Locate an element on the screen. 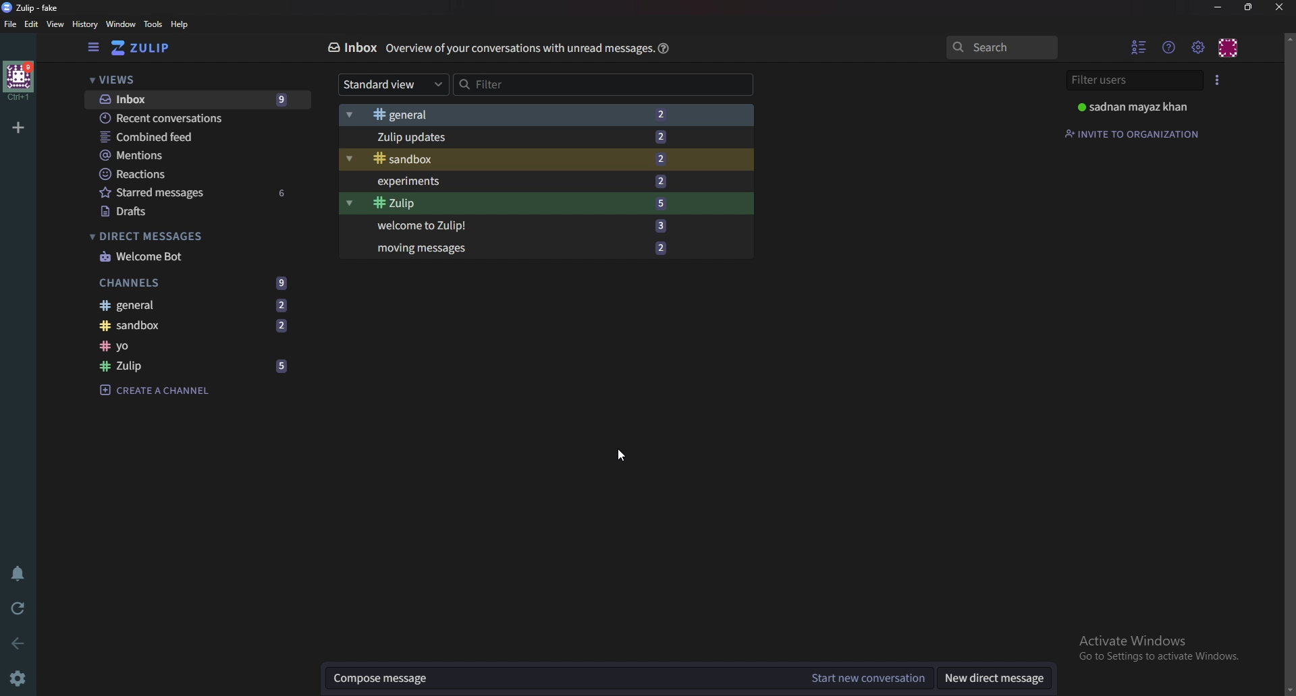  home is located at coordinates (20, 81).